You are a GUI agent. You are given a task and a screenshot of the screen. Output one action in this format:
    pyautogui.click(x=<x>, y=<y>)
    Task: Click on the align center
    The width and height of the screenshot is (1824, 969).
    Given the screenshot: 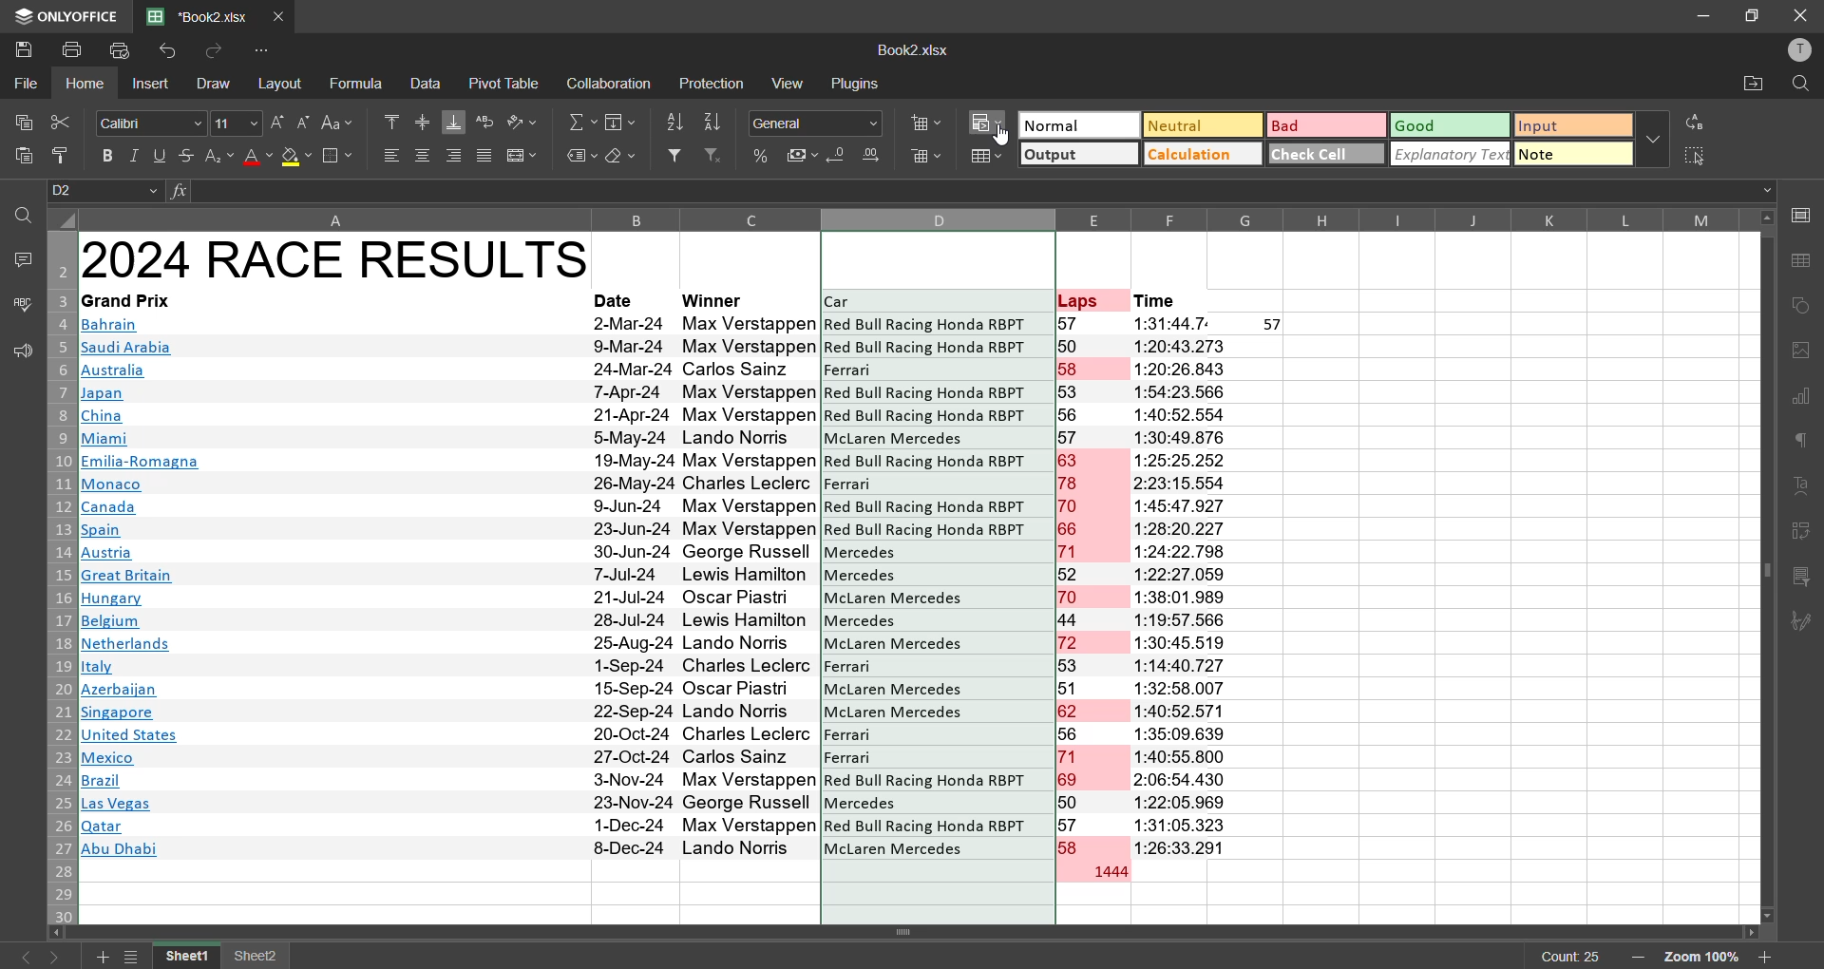 What is the action you would take?
    pyautogui.click(x=423, y=154)
    